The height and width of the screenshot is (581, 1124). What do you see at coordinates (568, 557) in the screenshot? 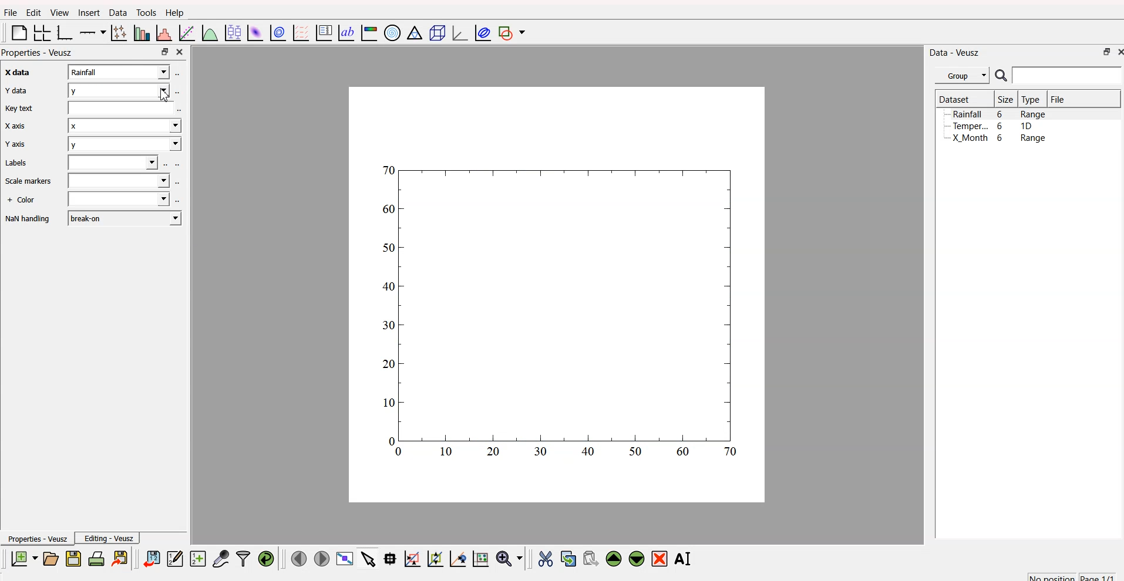
I see `copy the widget` at bounding box center [568, 557].